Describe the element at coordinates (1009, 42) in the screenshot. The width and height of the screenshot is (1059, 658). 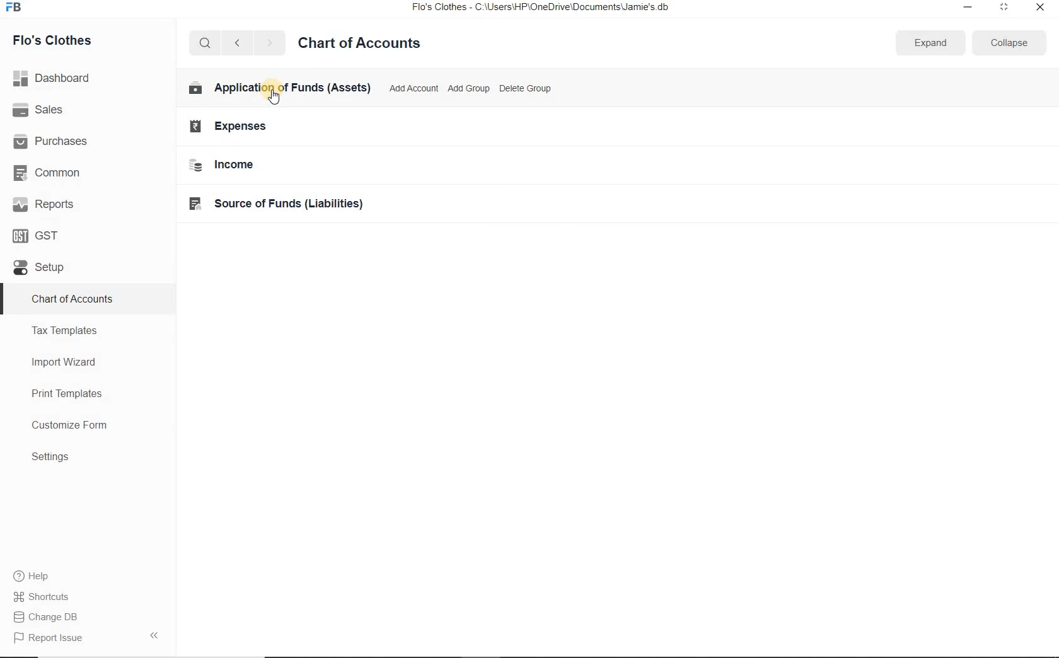
I see `Collapse` at that location.